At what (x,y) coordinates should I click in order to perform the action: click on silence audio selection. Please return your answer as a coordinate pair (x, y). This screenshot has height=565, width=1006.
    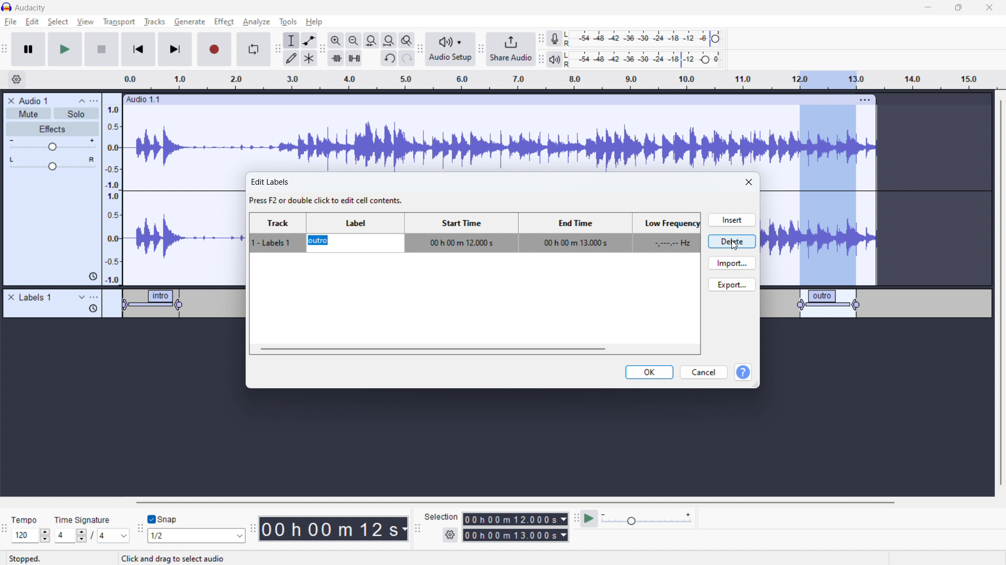
    Looking at the image, I should click on (354, 58).